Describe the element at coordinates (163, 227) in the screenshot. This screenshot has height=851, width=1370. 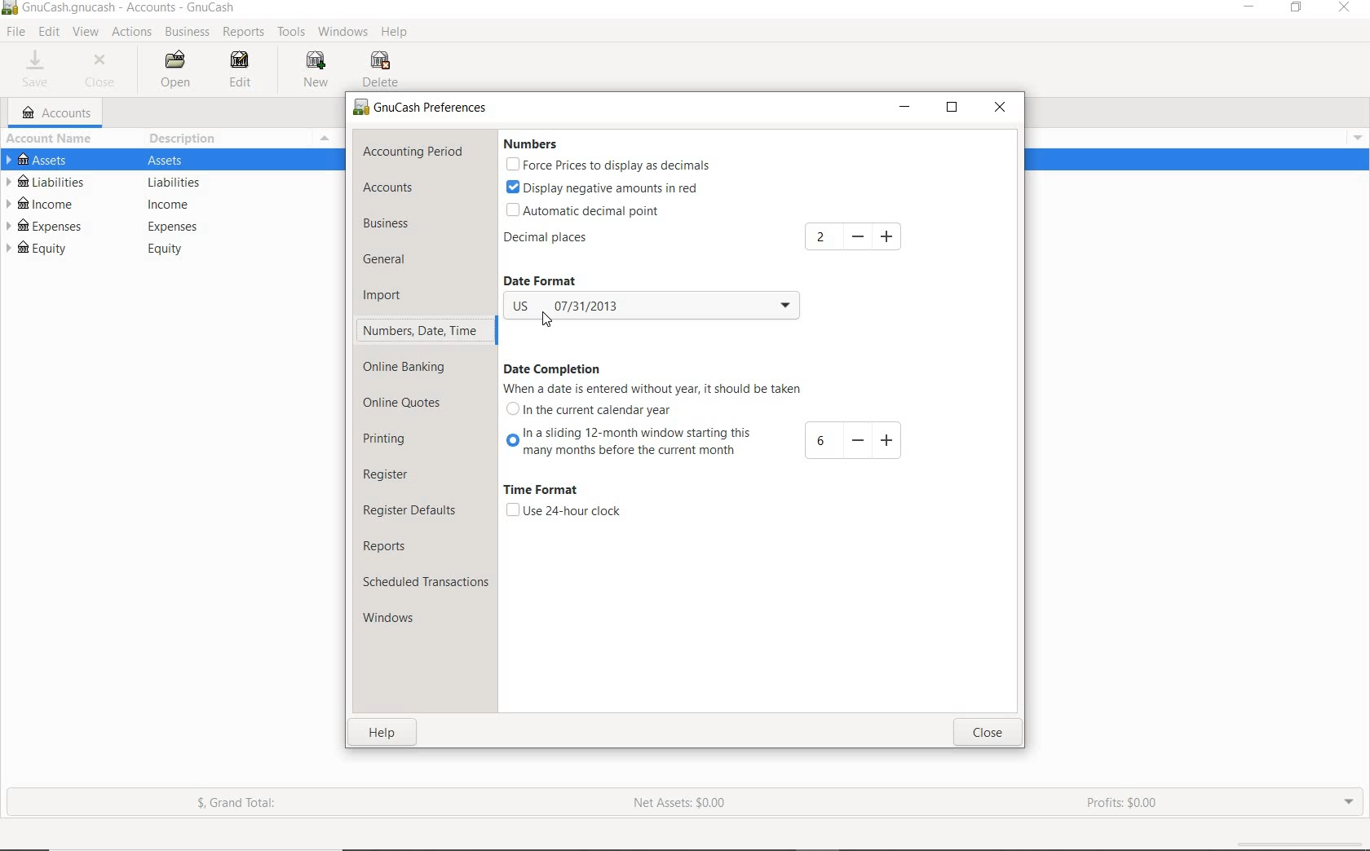
I see `EXPENSES` at that location.